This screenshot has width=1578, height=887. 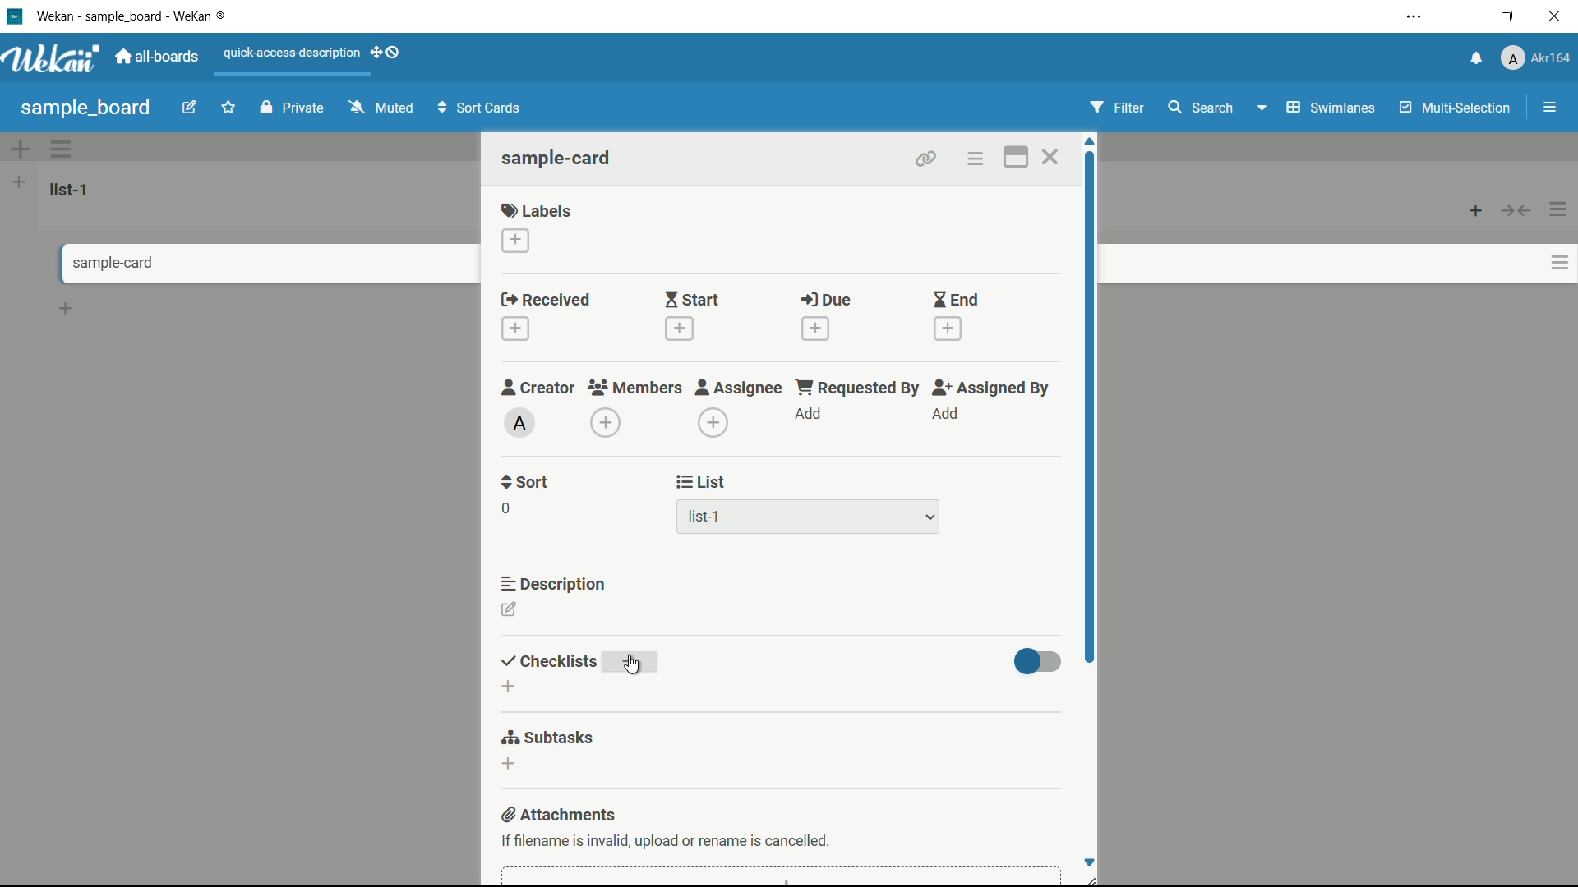 I want to click on swimlanes, so click(x=1329, y=108).